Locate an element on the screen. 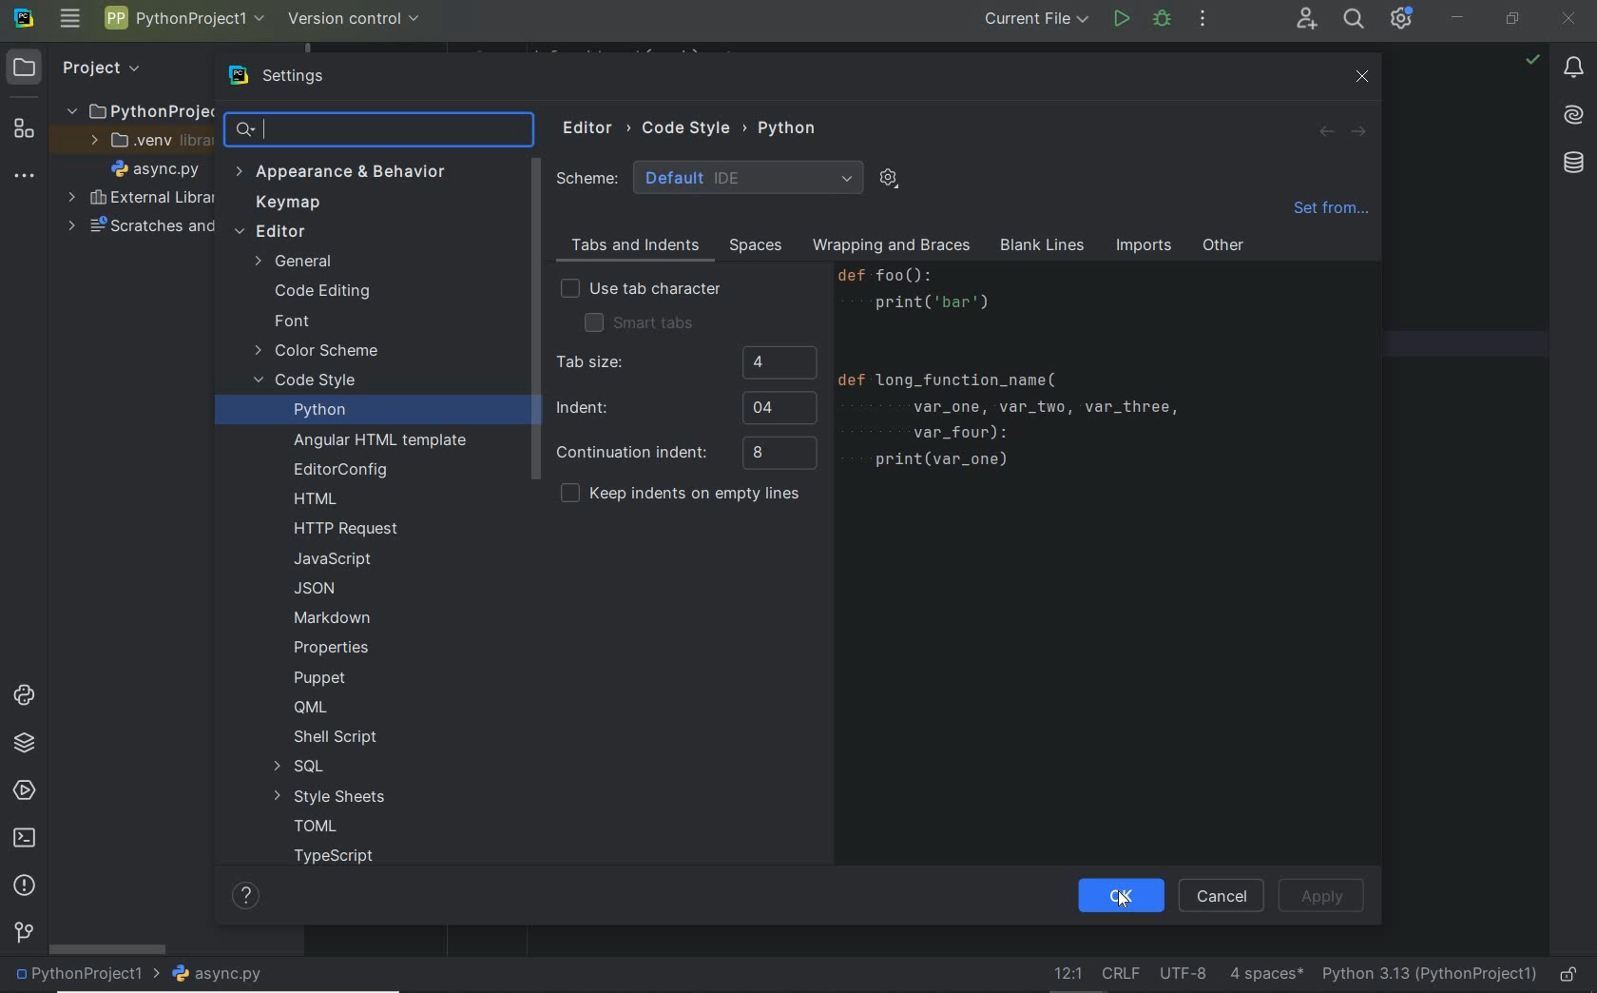  OK is located at coordinates (1116, 897).